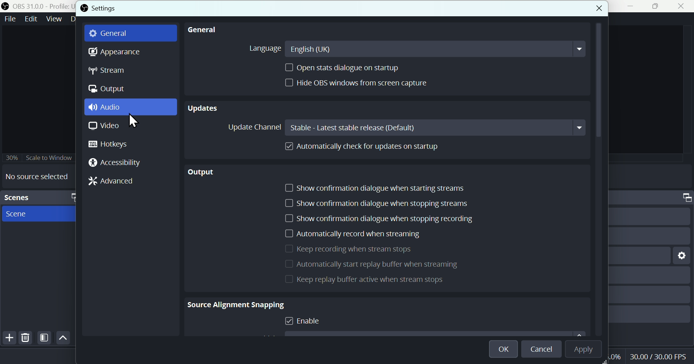 The width and height of the screenshot is (694, 364). I want to click on Close, so click(683, 6).